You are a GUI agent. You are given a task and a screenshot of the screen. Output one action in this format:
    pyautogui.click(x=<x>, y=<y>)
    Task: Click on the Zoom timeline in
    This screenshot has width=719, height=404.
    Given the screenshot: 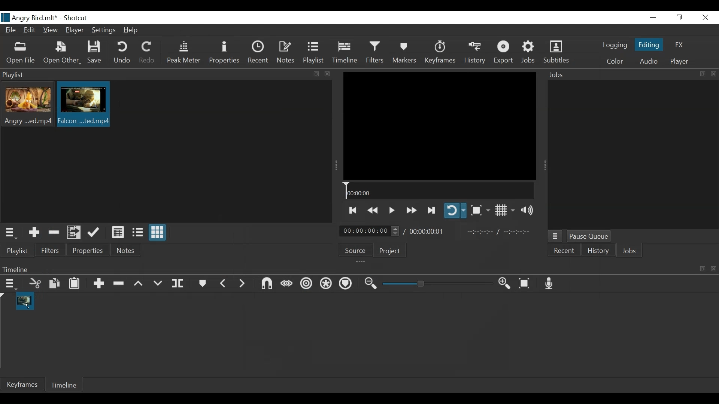 What is the action you would take?
    pyautogui.click(x=507, y=284)
    